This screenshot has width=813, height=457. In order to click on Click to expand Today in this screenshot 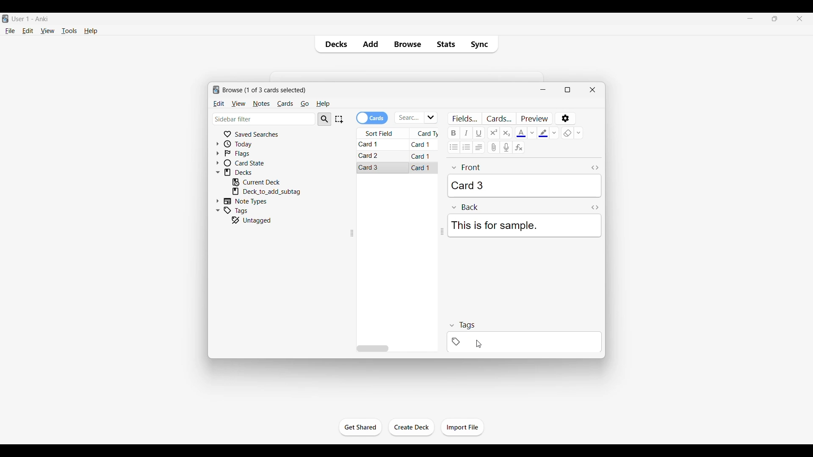, I will do `click(217, 144)`.